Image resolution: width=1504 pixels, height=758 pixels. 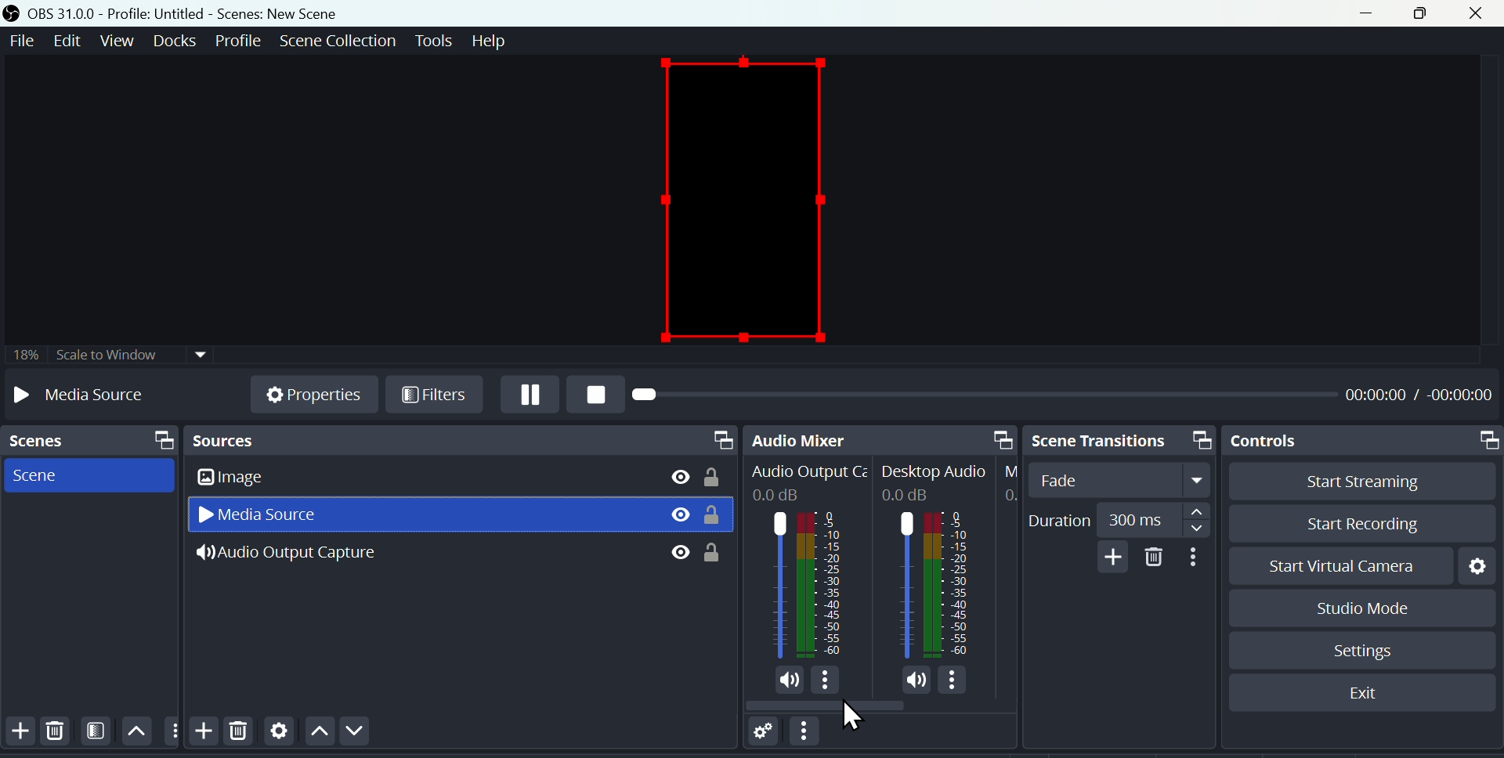 What do you see at coordinates (239, 737) in the screenshot?
I see `Delete` at bounding box center [239, 737].